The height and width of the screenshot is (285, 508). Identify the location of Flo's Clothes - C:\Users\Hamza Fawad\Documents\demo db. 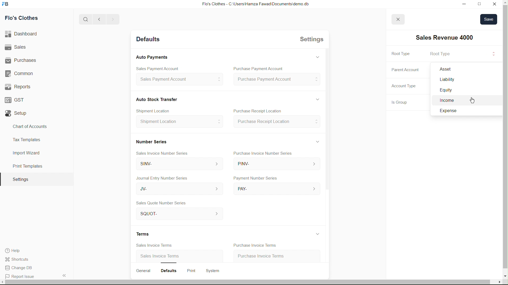
(258, 4).